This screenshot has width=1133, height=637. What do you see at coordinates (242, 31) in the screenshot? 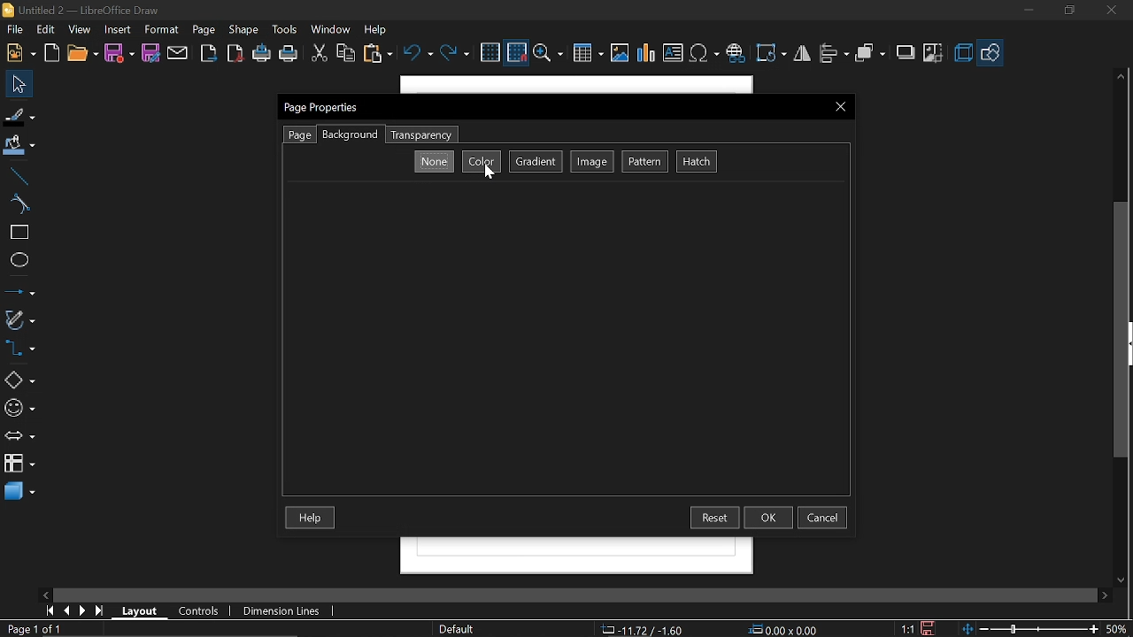
I see `Shape` at bounding box center [242, 31].